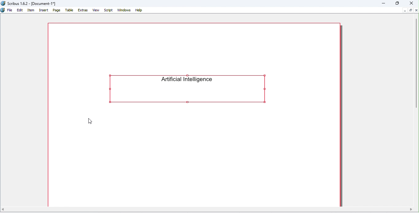 The width and height of the screenshot is (419, 213). Describe the element at coordinates (83, 11) in the screenshot. I see `Extras` at that location.